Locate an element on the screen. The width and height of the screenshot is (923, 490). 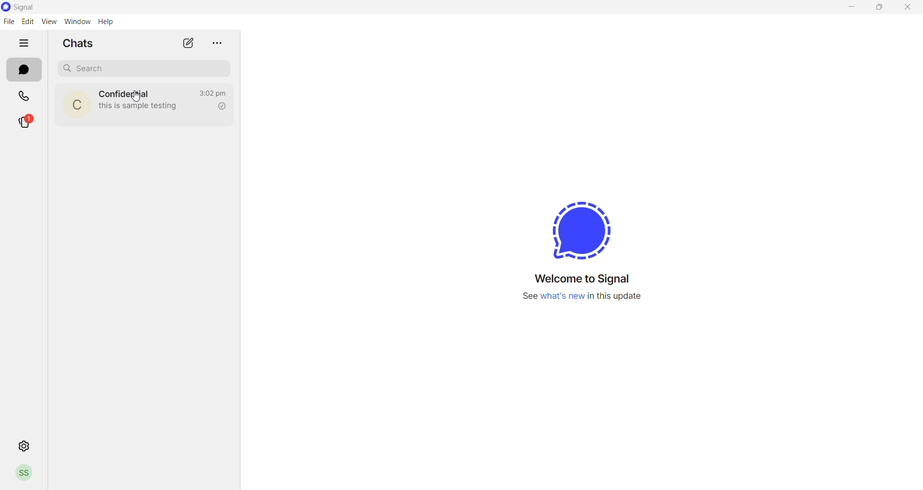
search box is located at coordinates (142, 68).